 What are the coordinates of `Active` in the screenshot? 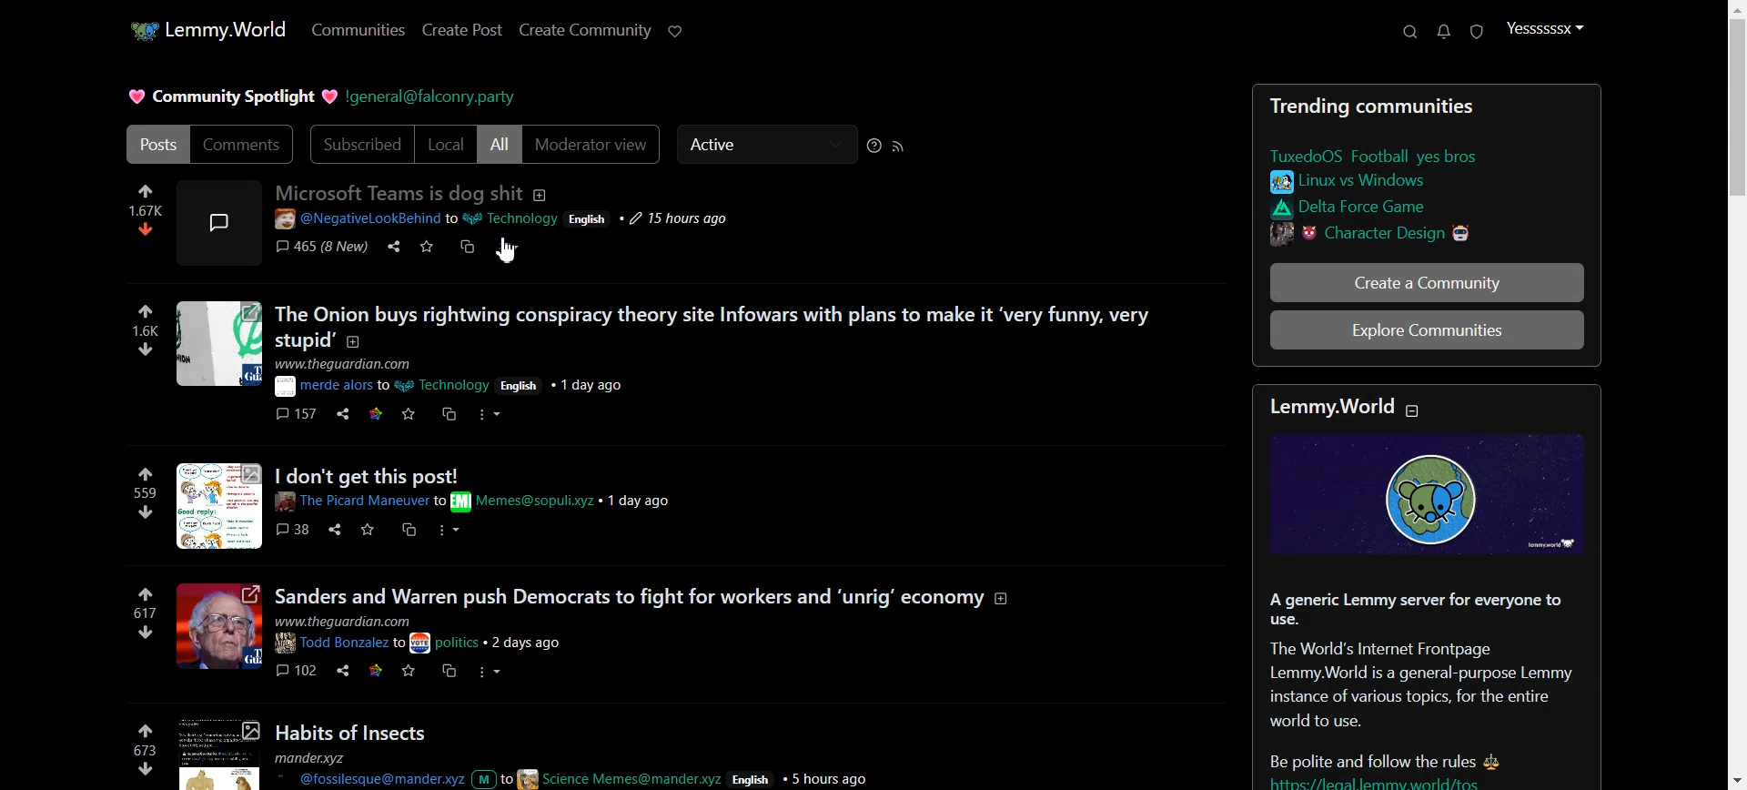 It's located at (765, 145).